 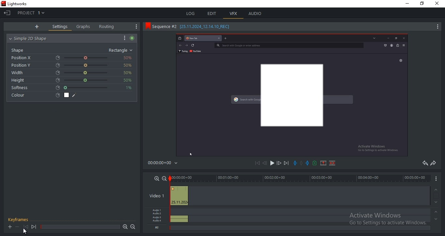 I want to click on app title, so click(x=17, y=4).